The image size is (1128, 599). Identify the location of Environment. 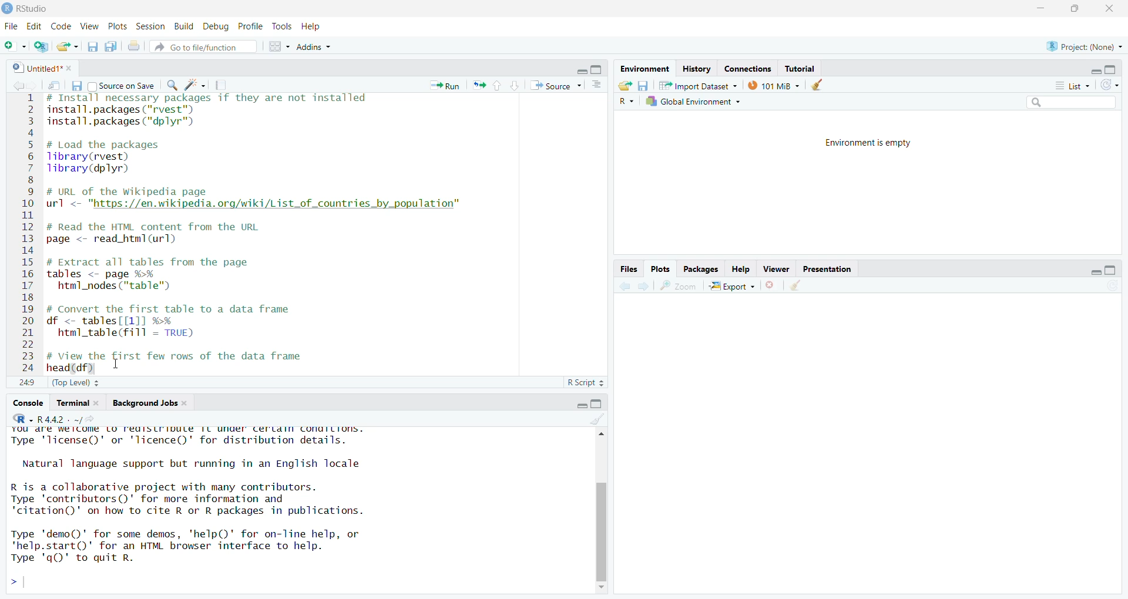
(644, 69).